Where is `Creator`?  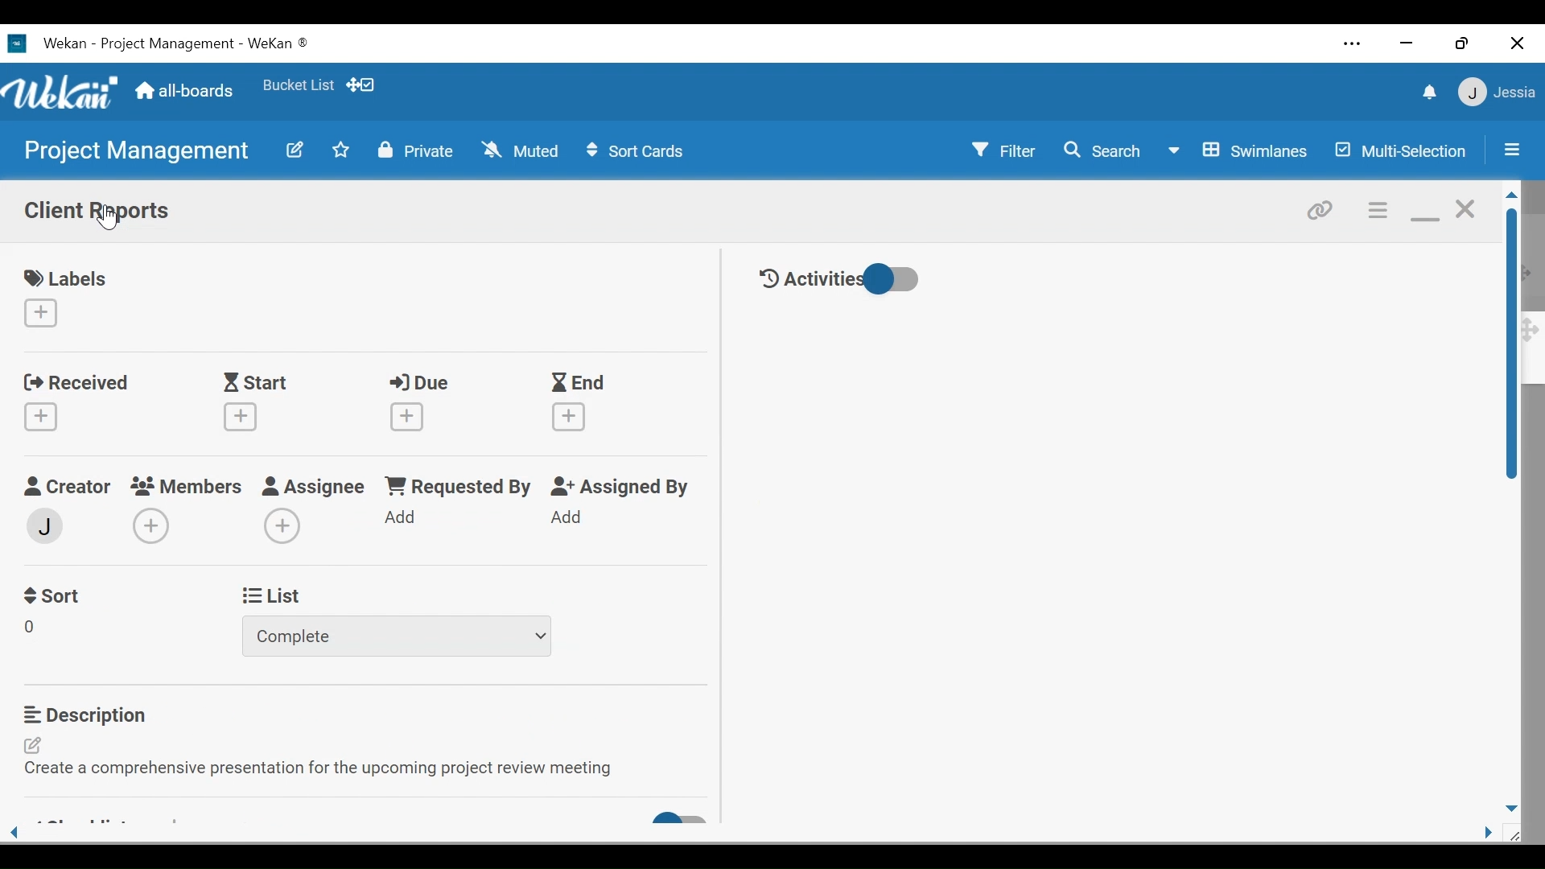 Creator is located at coordinates (68, 484).